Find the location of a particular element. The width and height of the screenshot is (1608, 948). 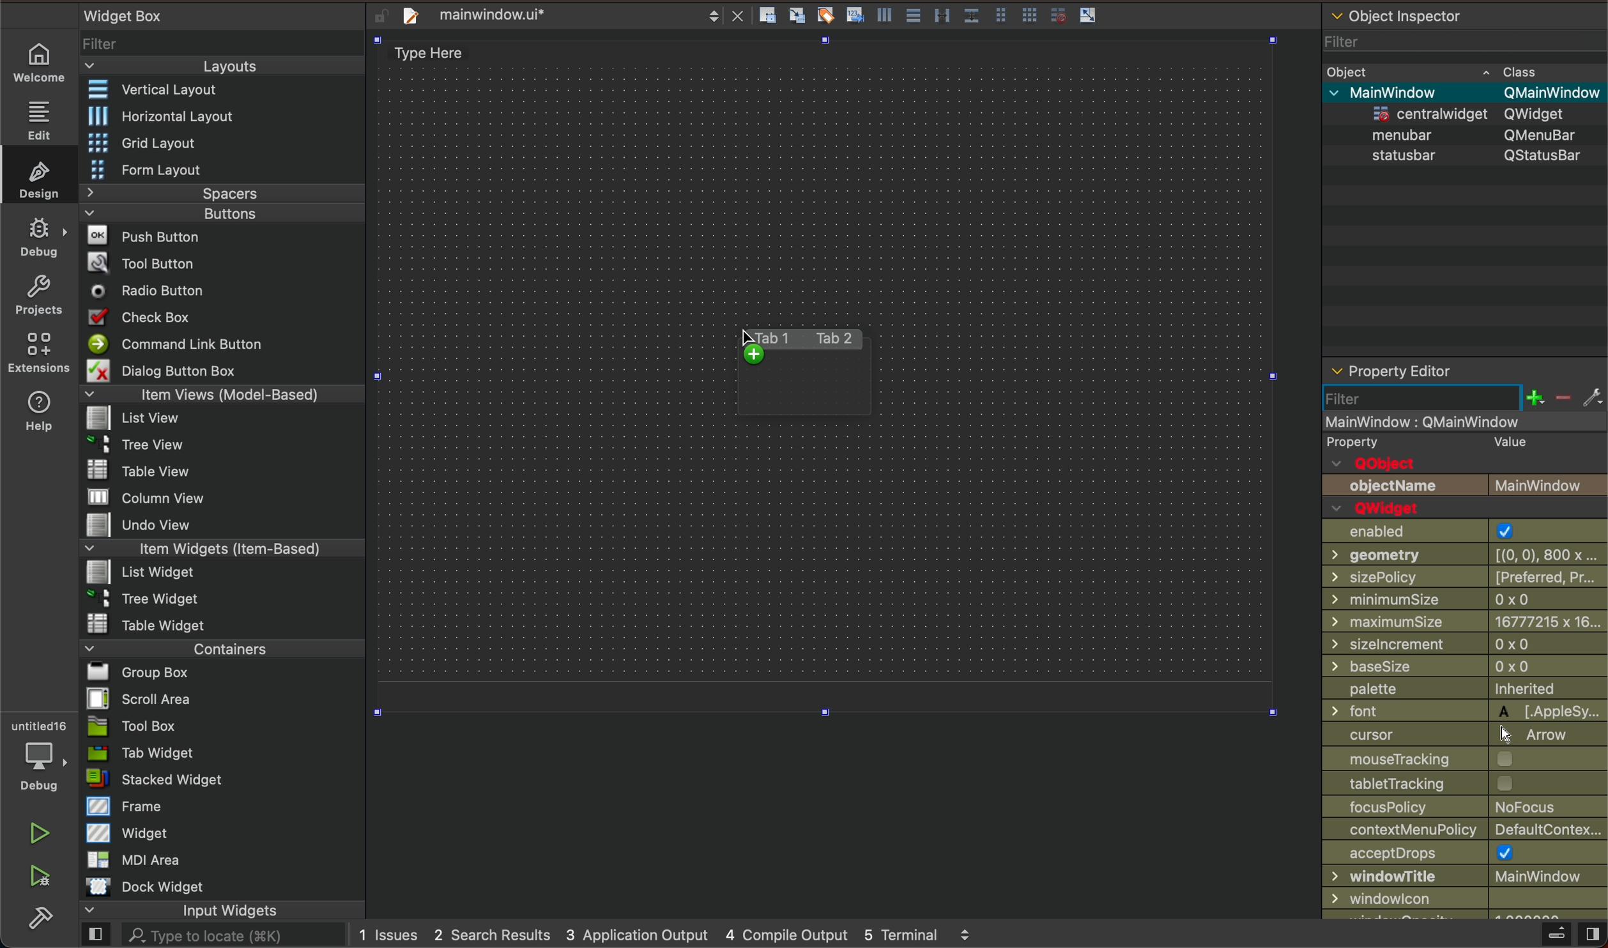

Item Widgets (Item-Based) is located at coordinates (224, 549).